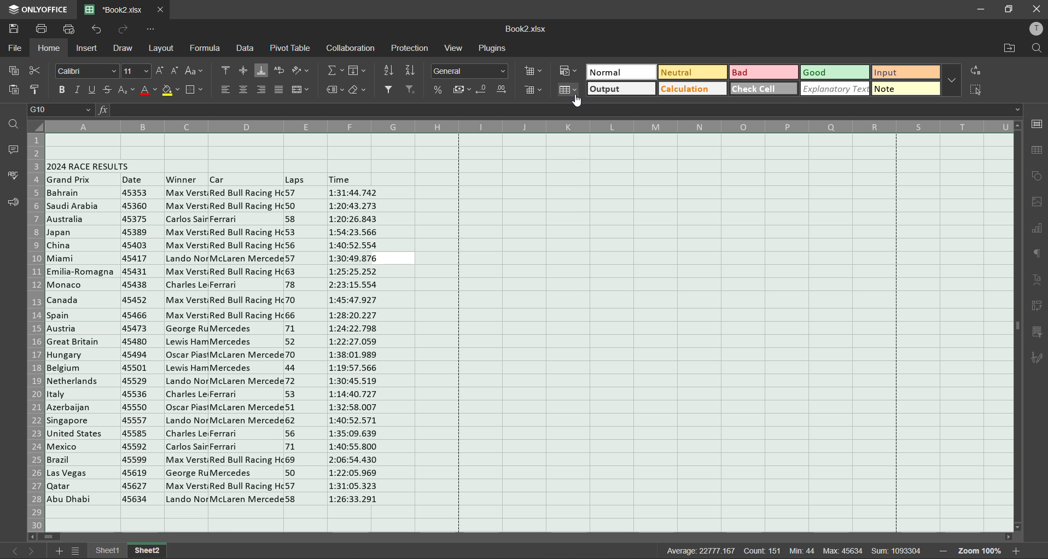  Describe the element at coordinates (262, 90) in the screenshot. I see `align right` at that location.